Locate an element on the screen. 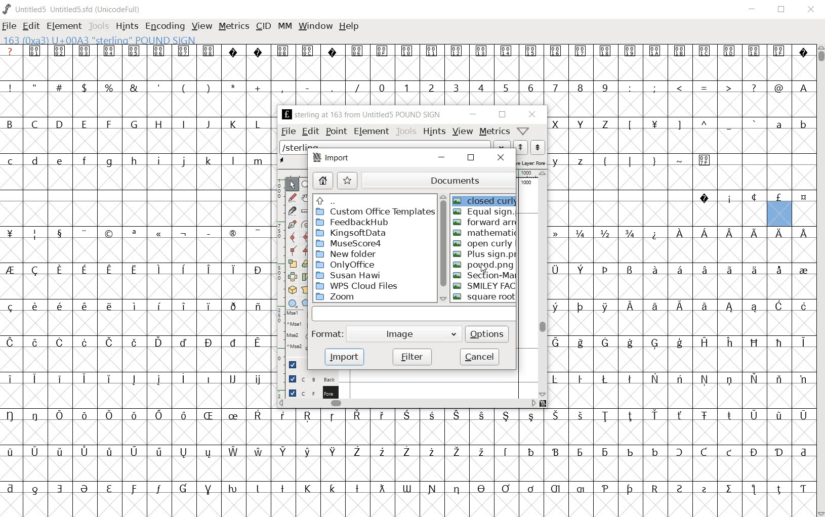 This screenshot has width=825, height=517. + is located at coordinates (259, 88).